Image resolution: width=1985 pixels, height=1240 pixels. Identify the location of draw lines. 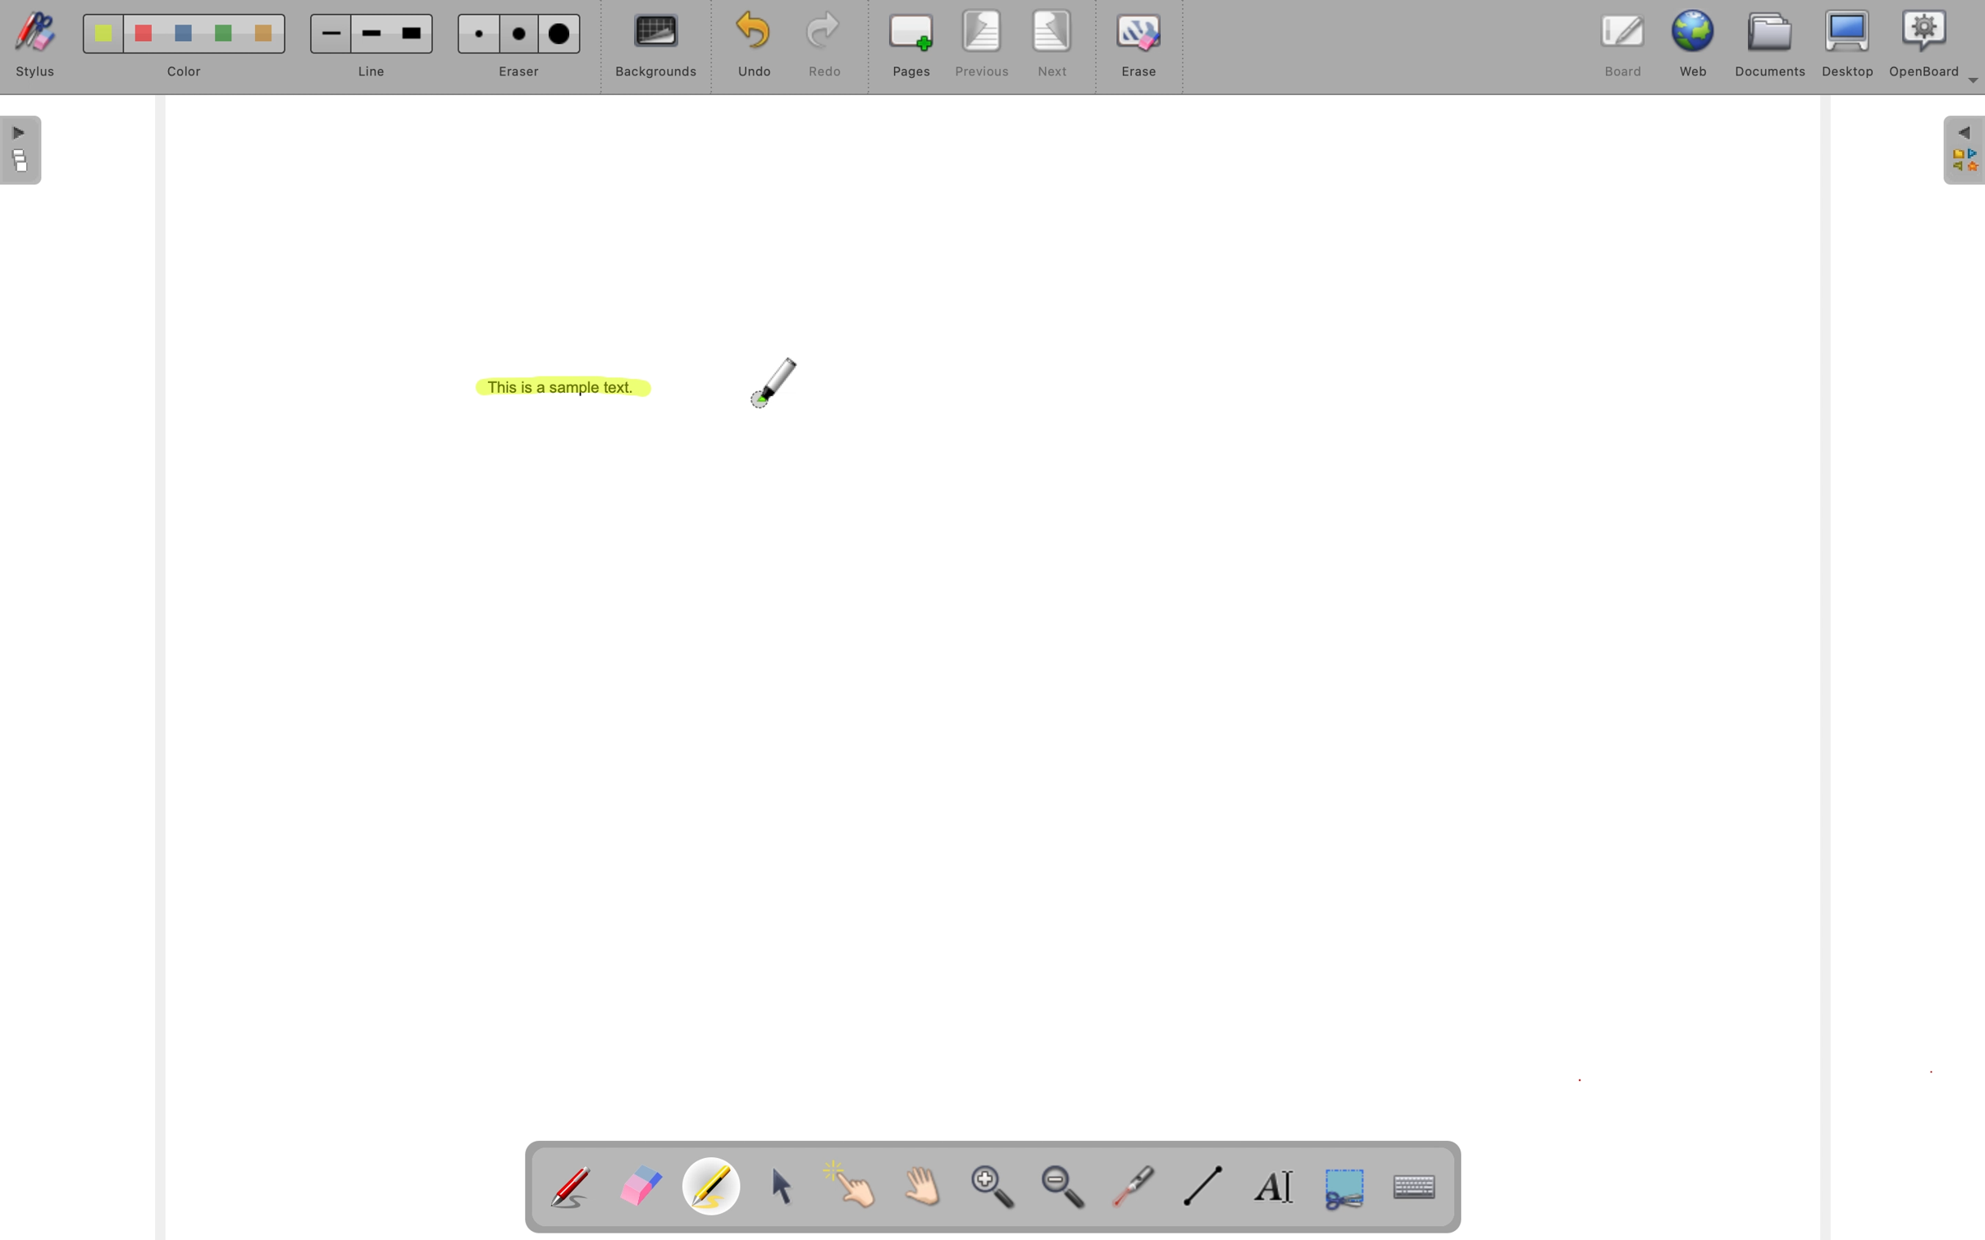
(1203, 1185).